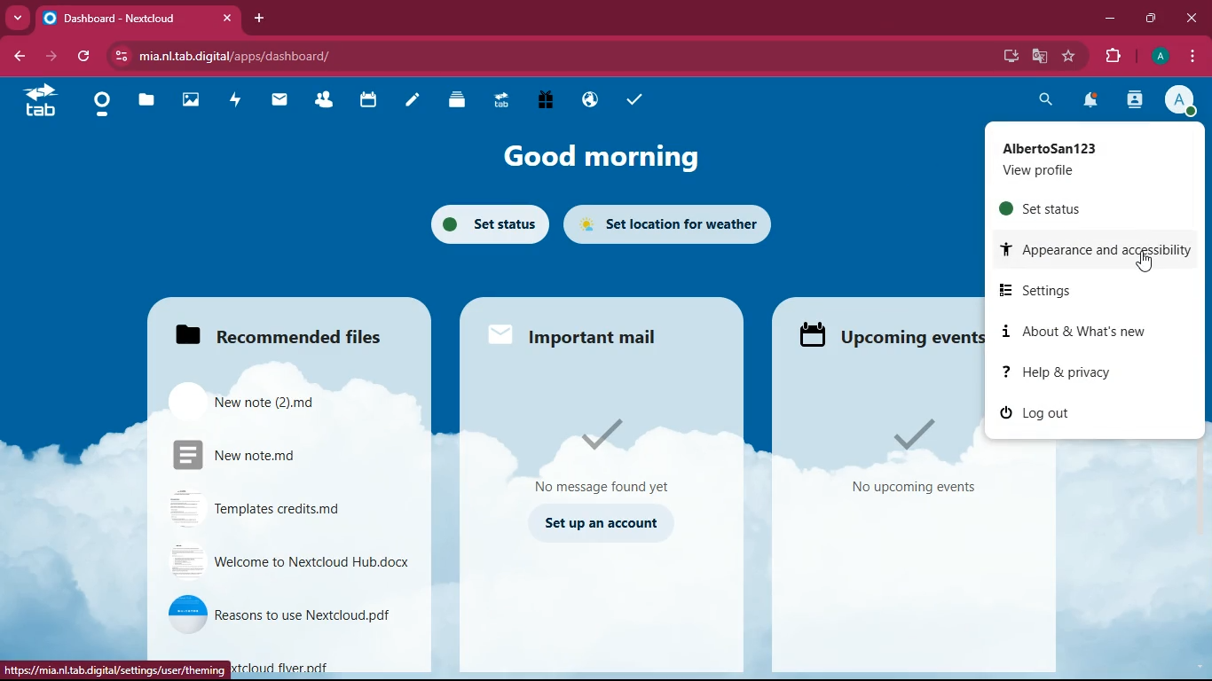  What do you see at coordinates (629, 99) in the screenshot?
I see `tasks` at bounding box center [629, 99].